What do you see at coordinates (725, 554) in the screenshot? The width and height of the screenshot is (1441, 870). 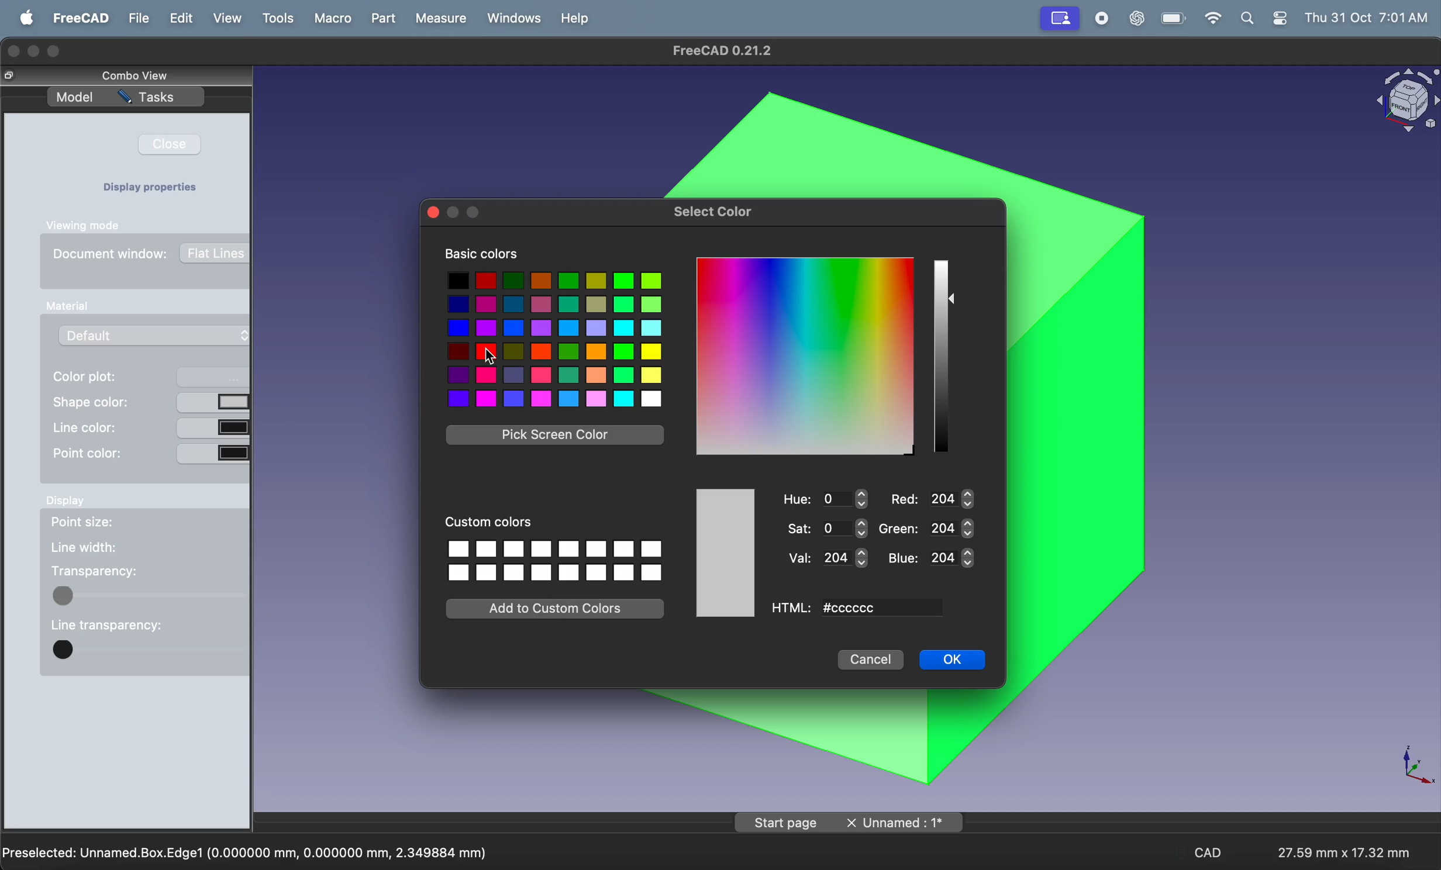 I see `selected color` at bounding box center [725, 554].